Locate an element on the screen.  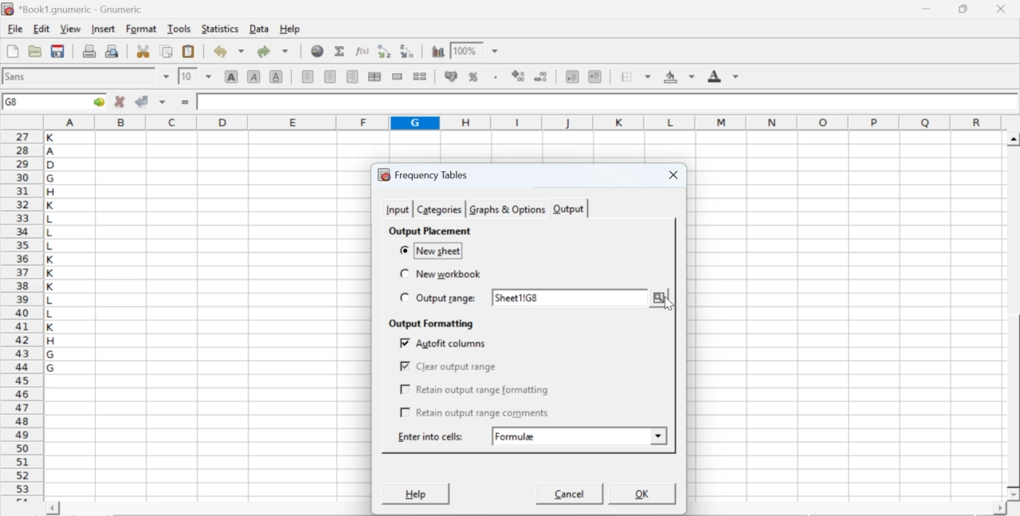
split merged ranges of cells is located at coordinates (419, 76).